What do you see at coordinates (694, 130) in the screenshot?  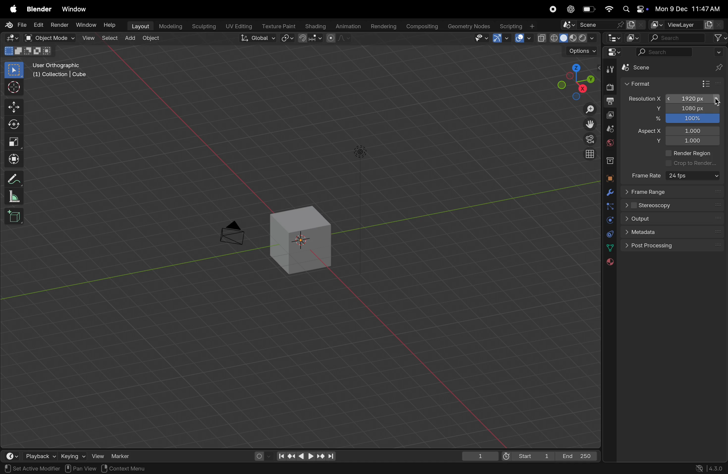 I see `1` at bounding box center [694, 130].